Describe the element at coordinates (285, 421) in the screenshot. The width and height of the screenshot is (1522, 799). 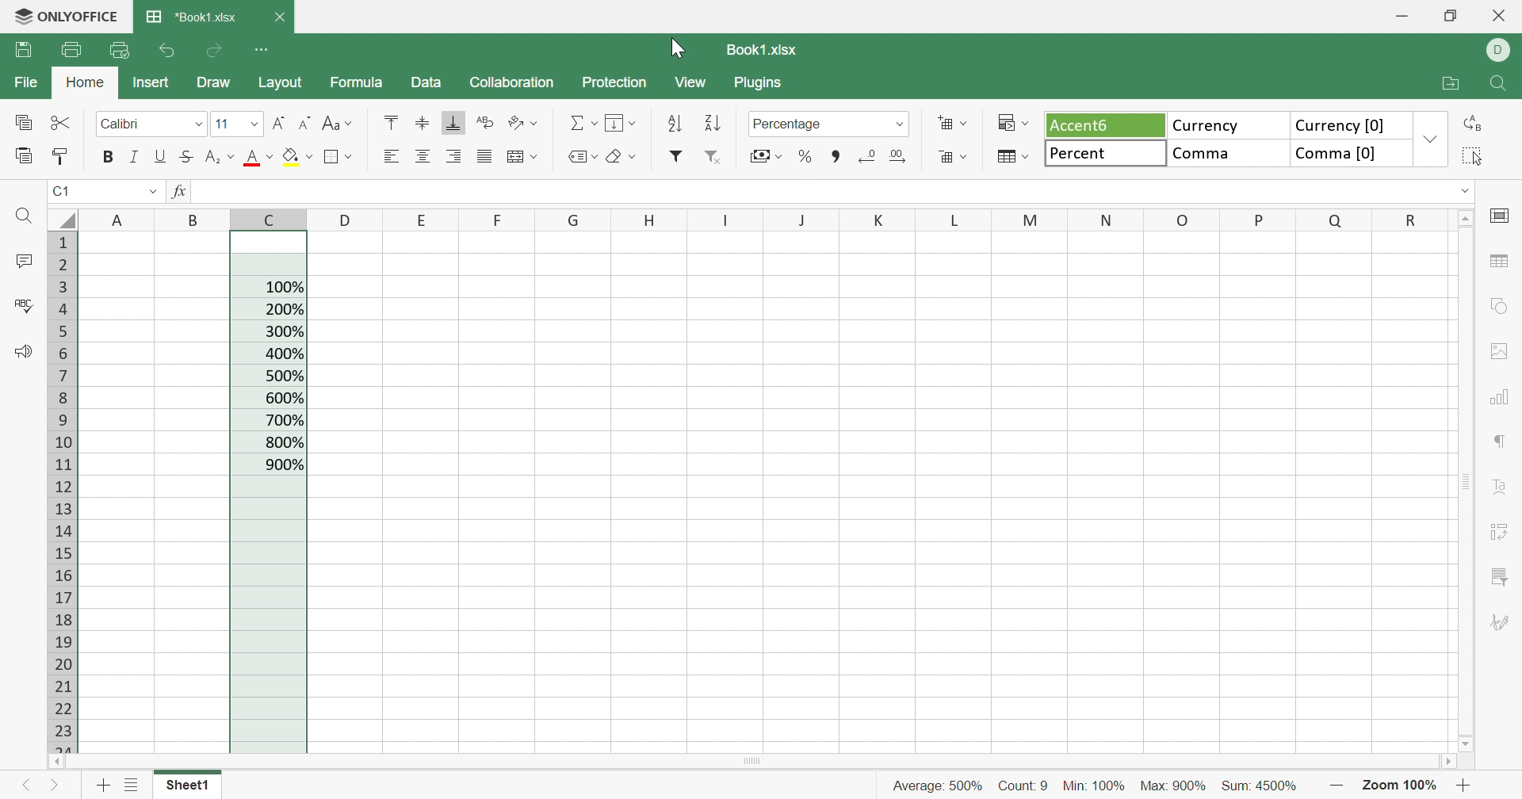
I see `700%` at that location.